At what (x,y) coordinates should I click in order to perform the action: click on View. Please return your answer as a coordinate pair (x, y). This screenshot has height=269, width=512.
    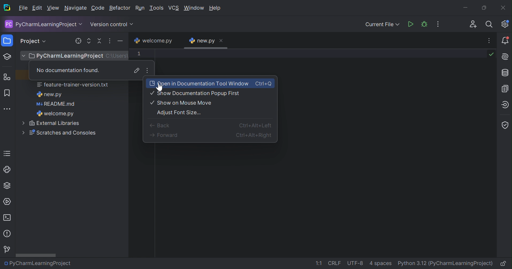
    Looking at the image, I should click on (53, 8).